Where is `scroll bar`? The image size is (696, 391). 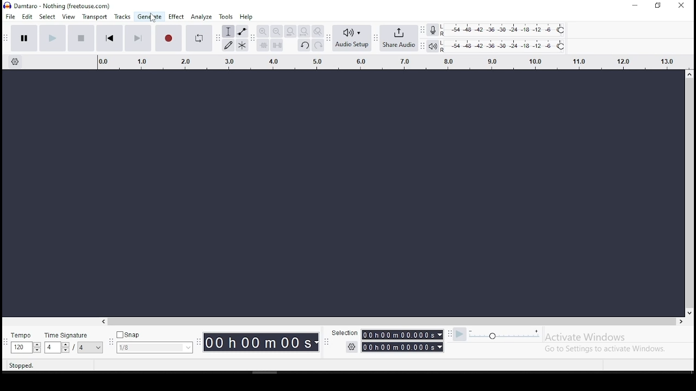 scroll bar is located at coordinates (689, 193).